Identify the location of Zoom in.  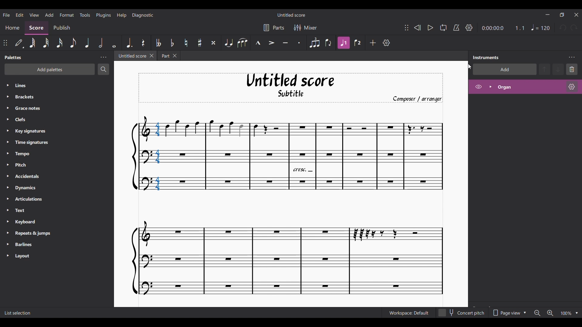
(550, 313).